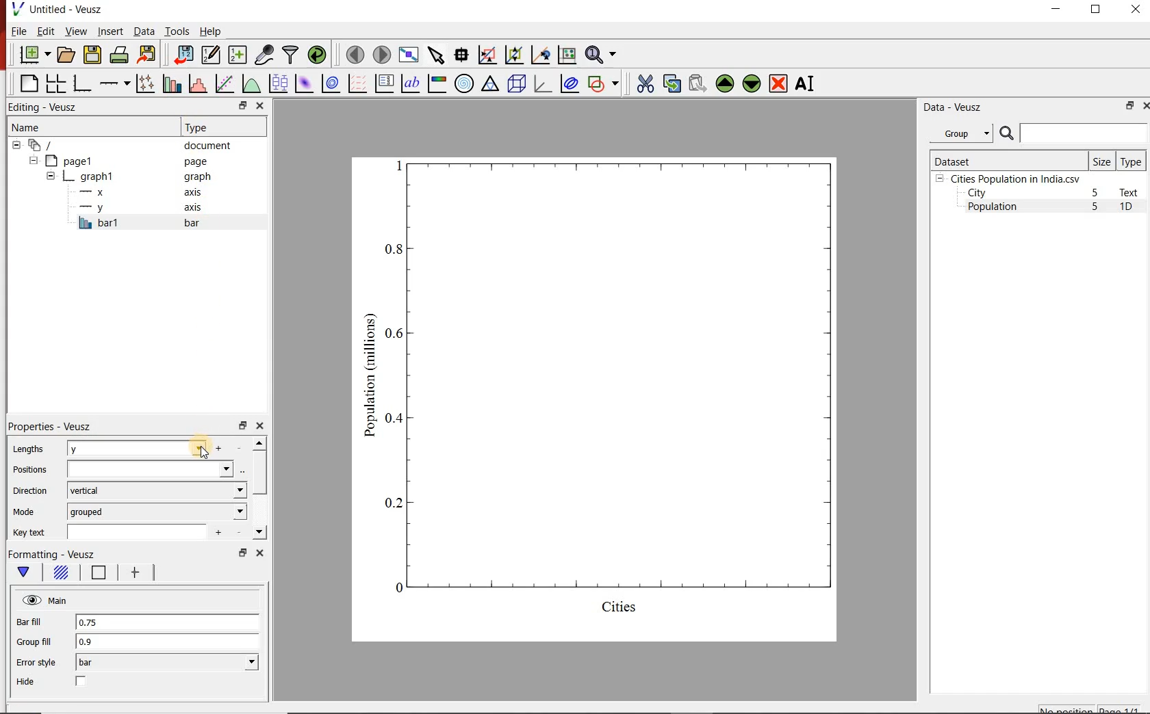  Describe the element at coordinates (490, 84) in the screenshot. I see `Ternary graph` at that location.